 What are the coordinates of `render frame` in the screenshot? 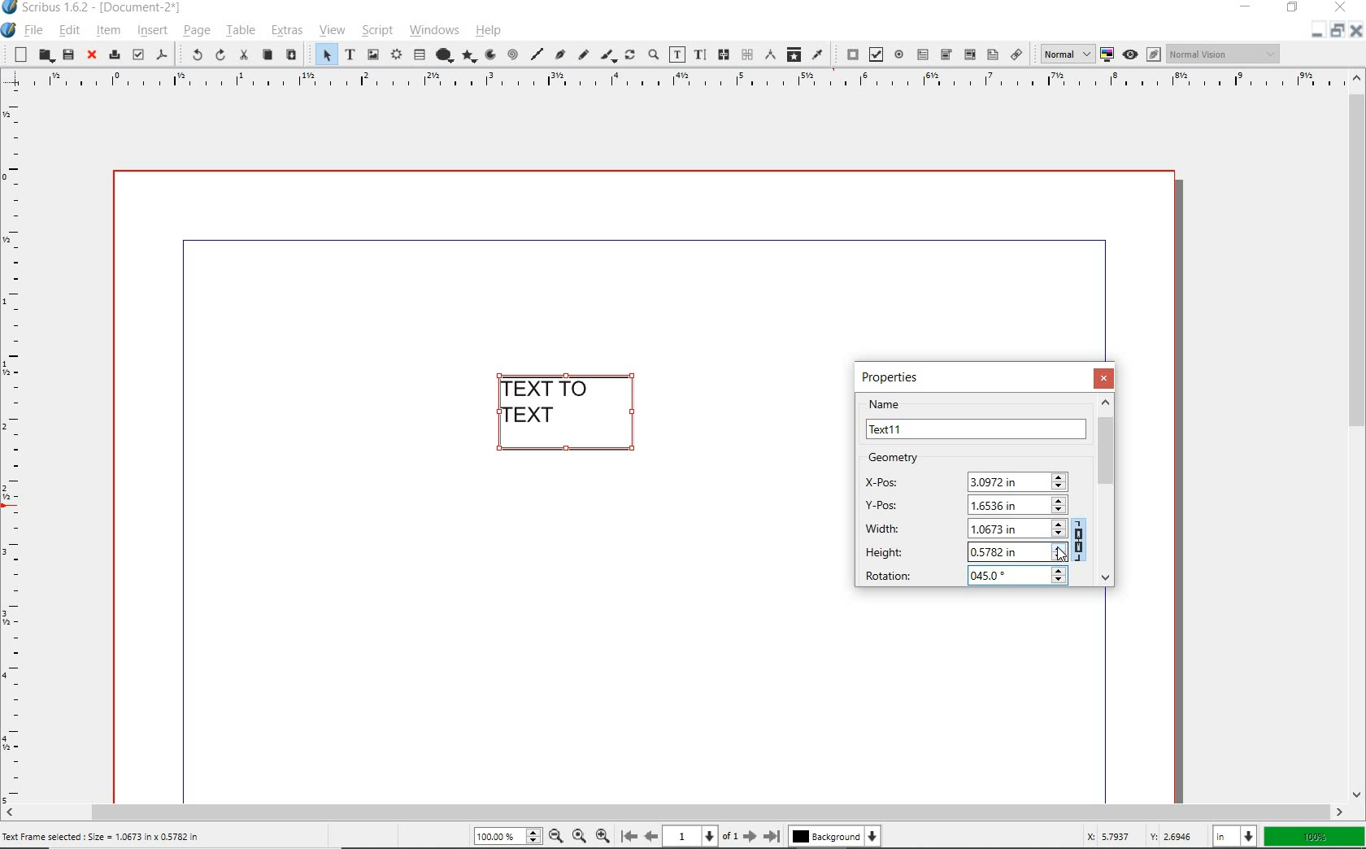 It's located at (396, 55).